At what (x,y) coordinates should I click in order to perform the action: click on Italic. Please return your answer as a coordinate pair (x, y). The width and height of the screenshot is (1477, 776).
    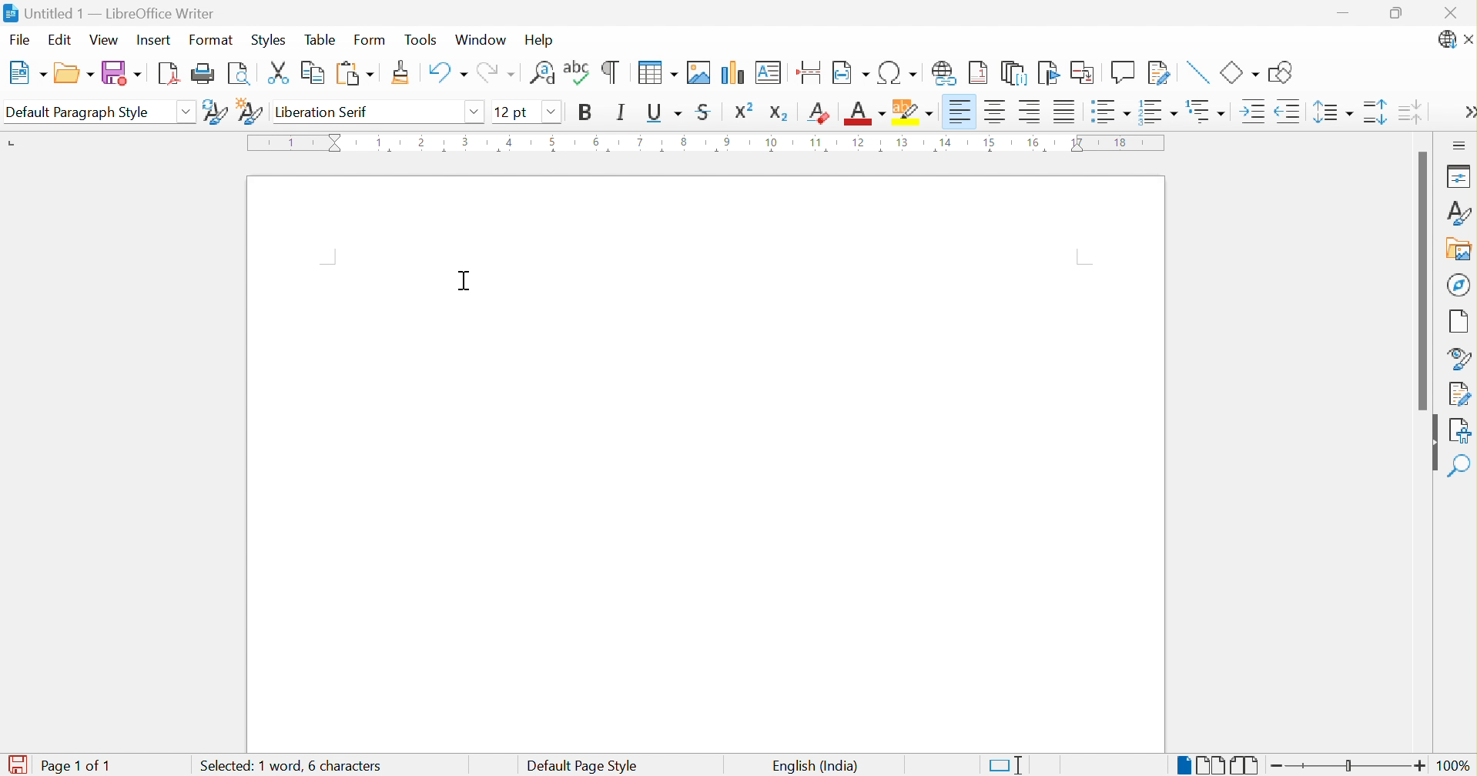
    Looking at the image, I should click on (621, 112).